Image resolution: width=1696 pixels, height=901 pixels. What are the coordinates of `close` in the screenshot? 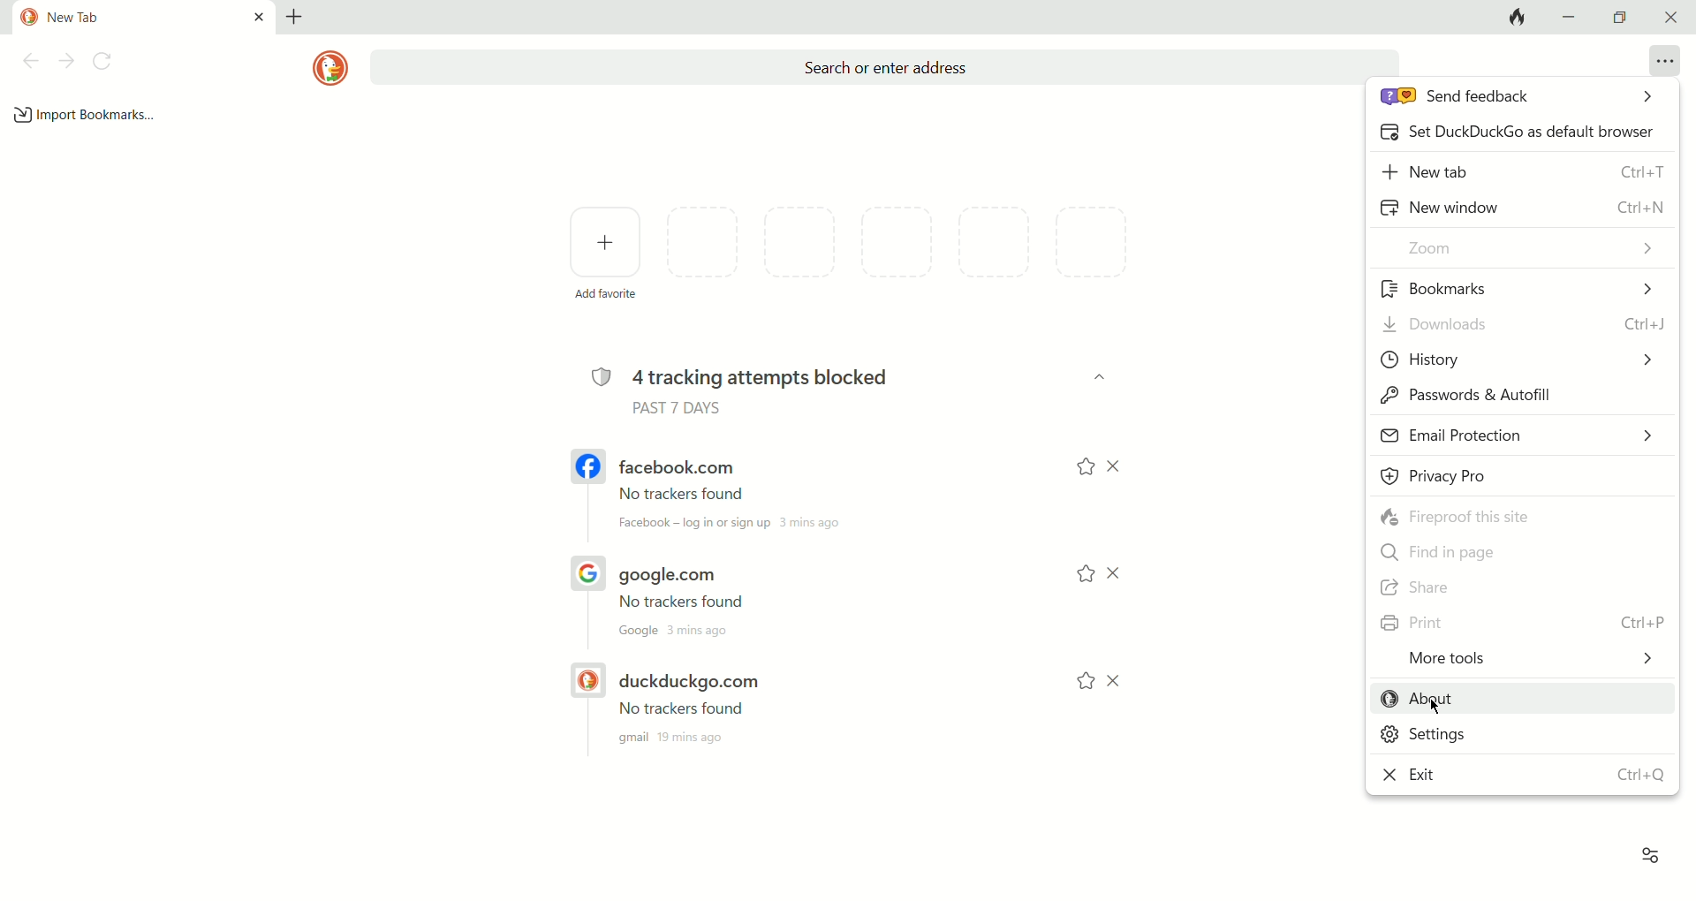 It's located at (1117, 467).